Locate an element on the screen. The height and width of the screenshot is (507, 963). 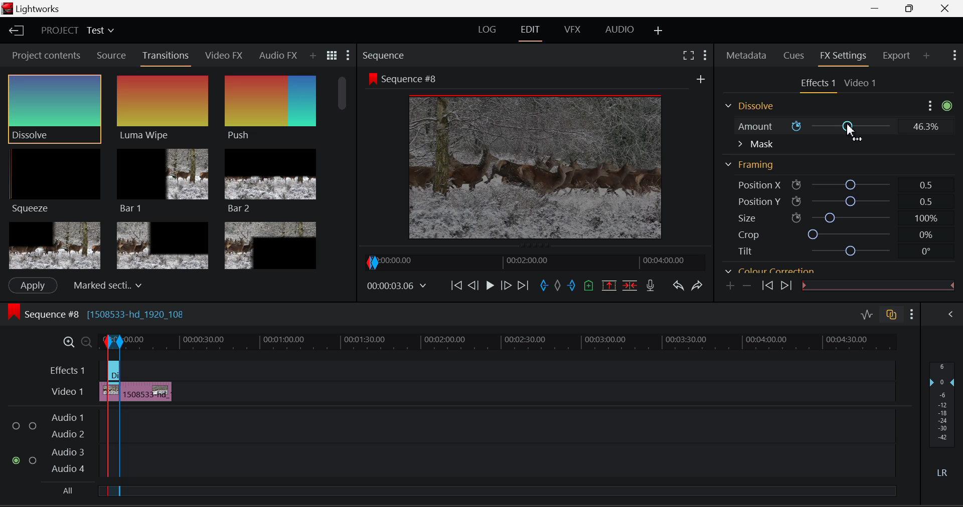
Record Voiceover is located at coordinates (651, 286).